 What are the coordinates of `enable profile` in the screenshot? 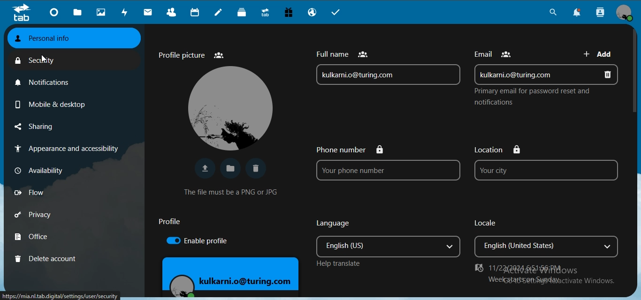 It's located at (194, 240).